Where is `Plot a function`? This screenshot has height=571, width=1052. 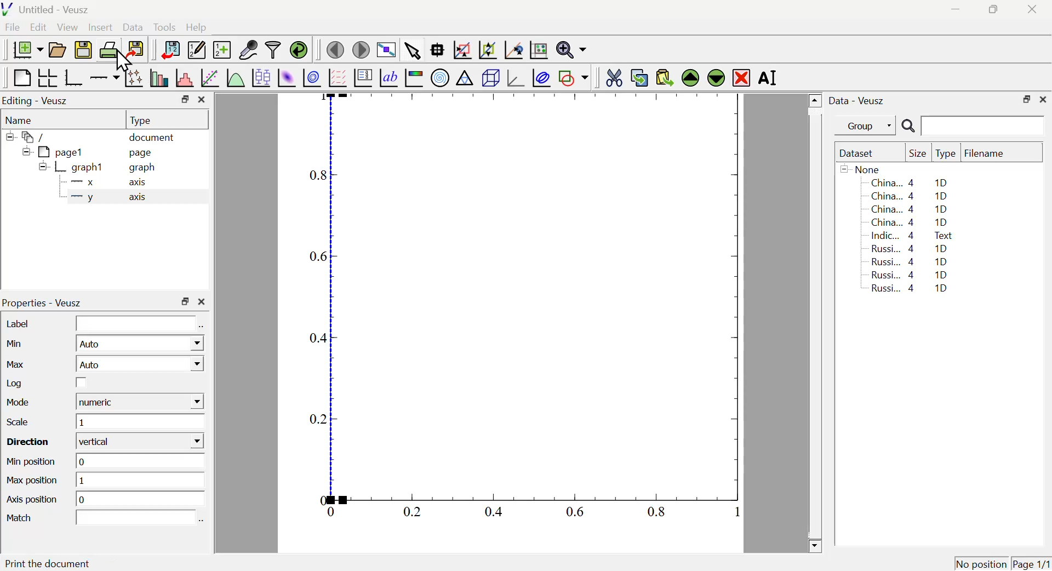
Plot a function is located at coordinates (234, 78).